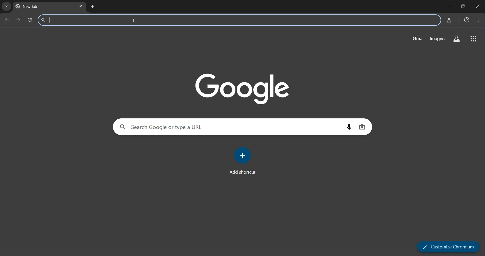  I want to click on google apps, so click(474, 39).